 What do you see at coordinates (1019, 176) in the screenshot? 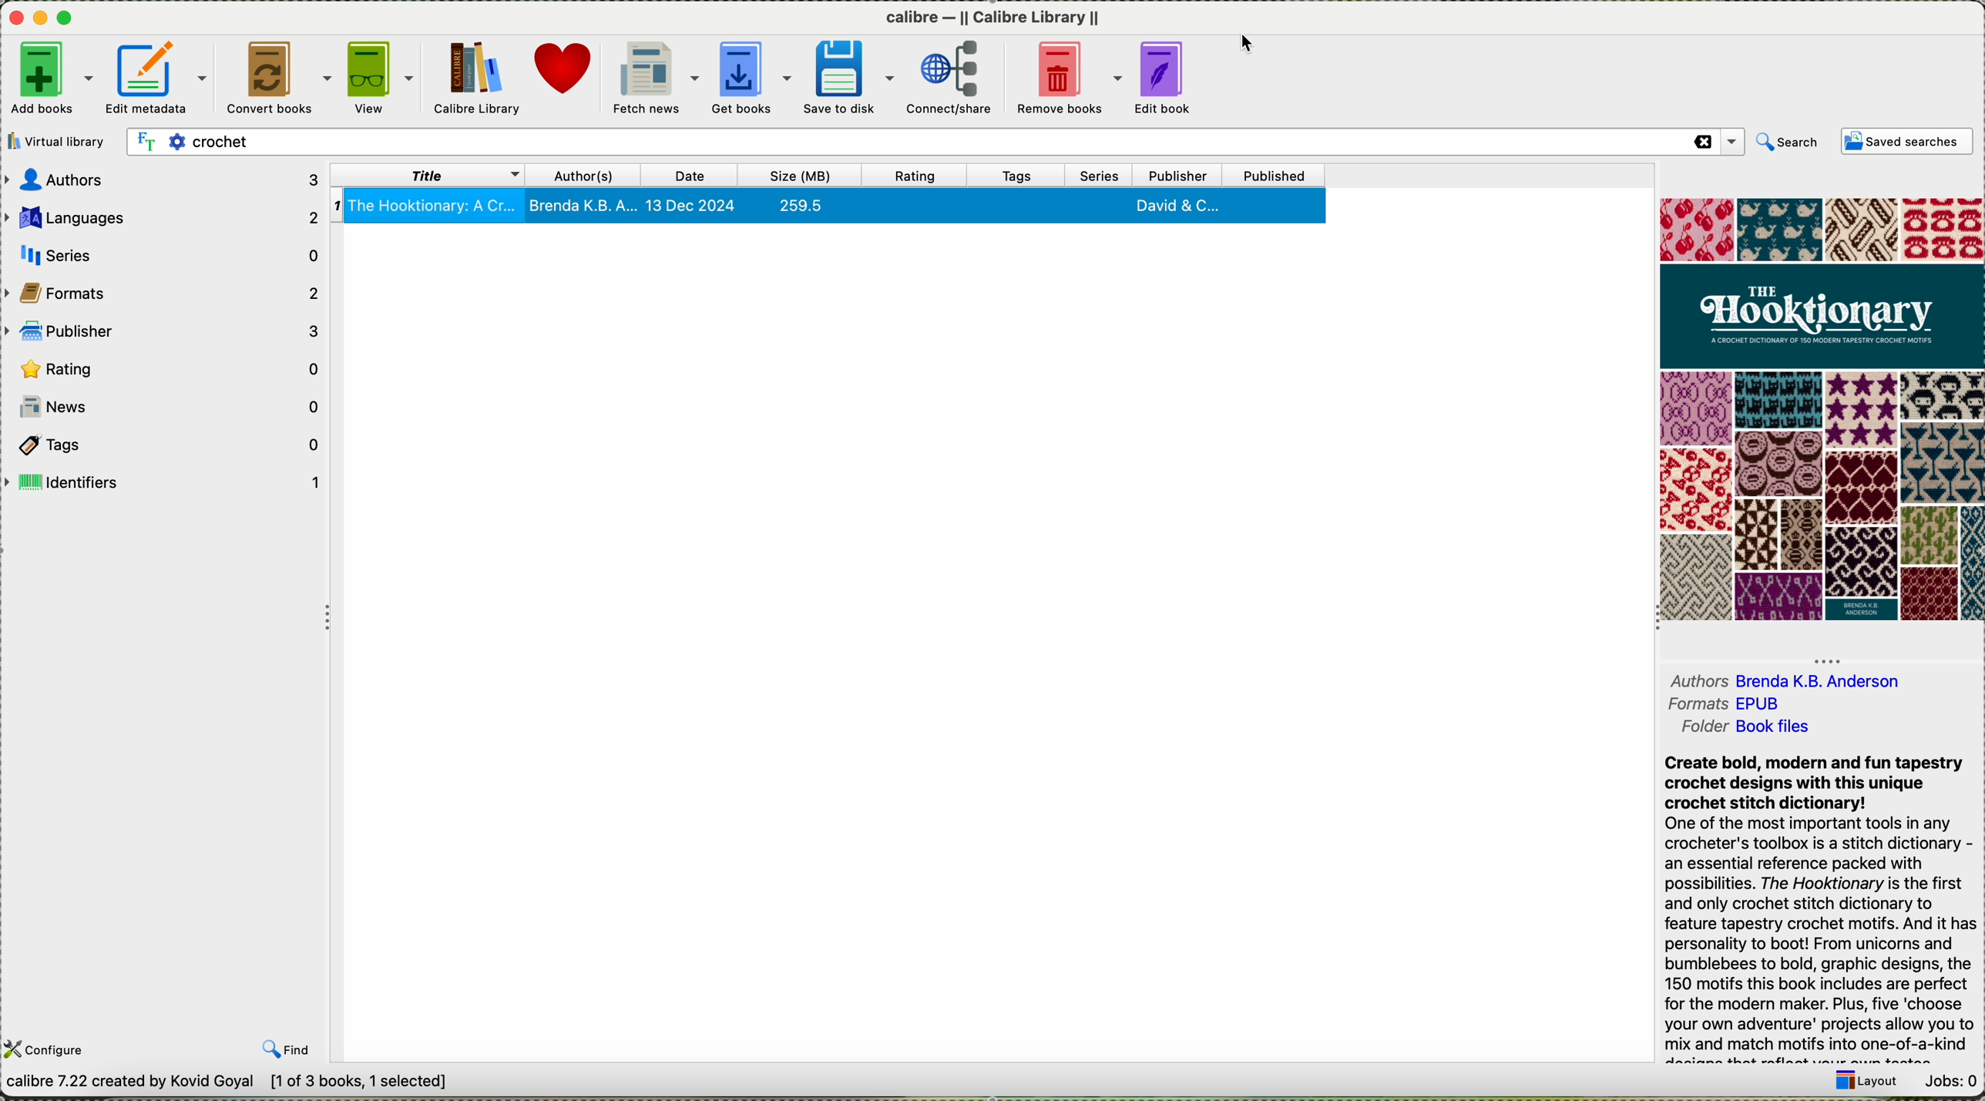
I see `tags` at bounding box center [1019, 176].